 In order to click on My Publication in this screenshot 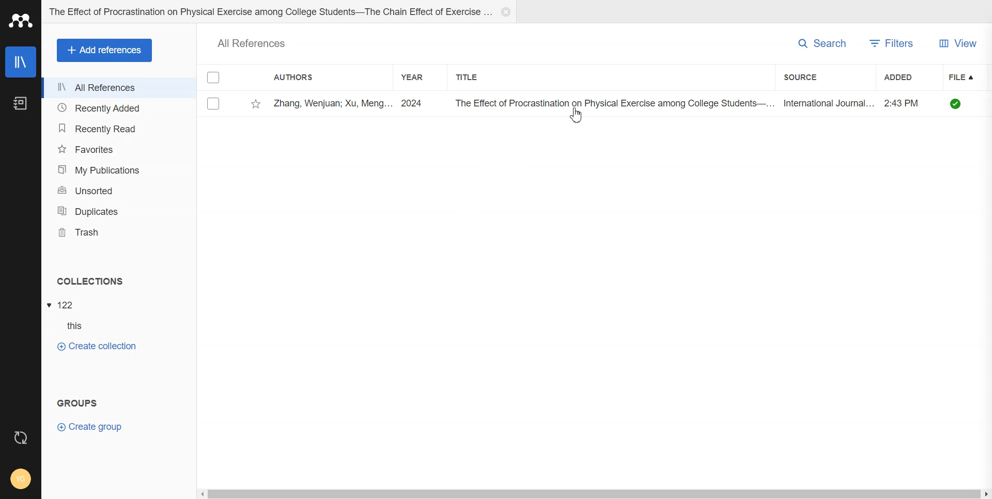, I will do `click(119, 170)`.